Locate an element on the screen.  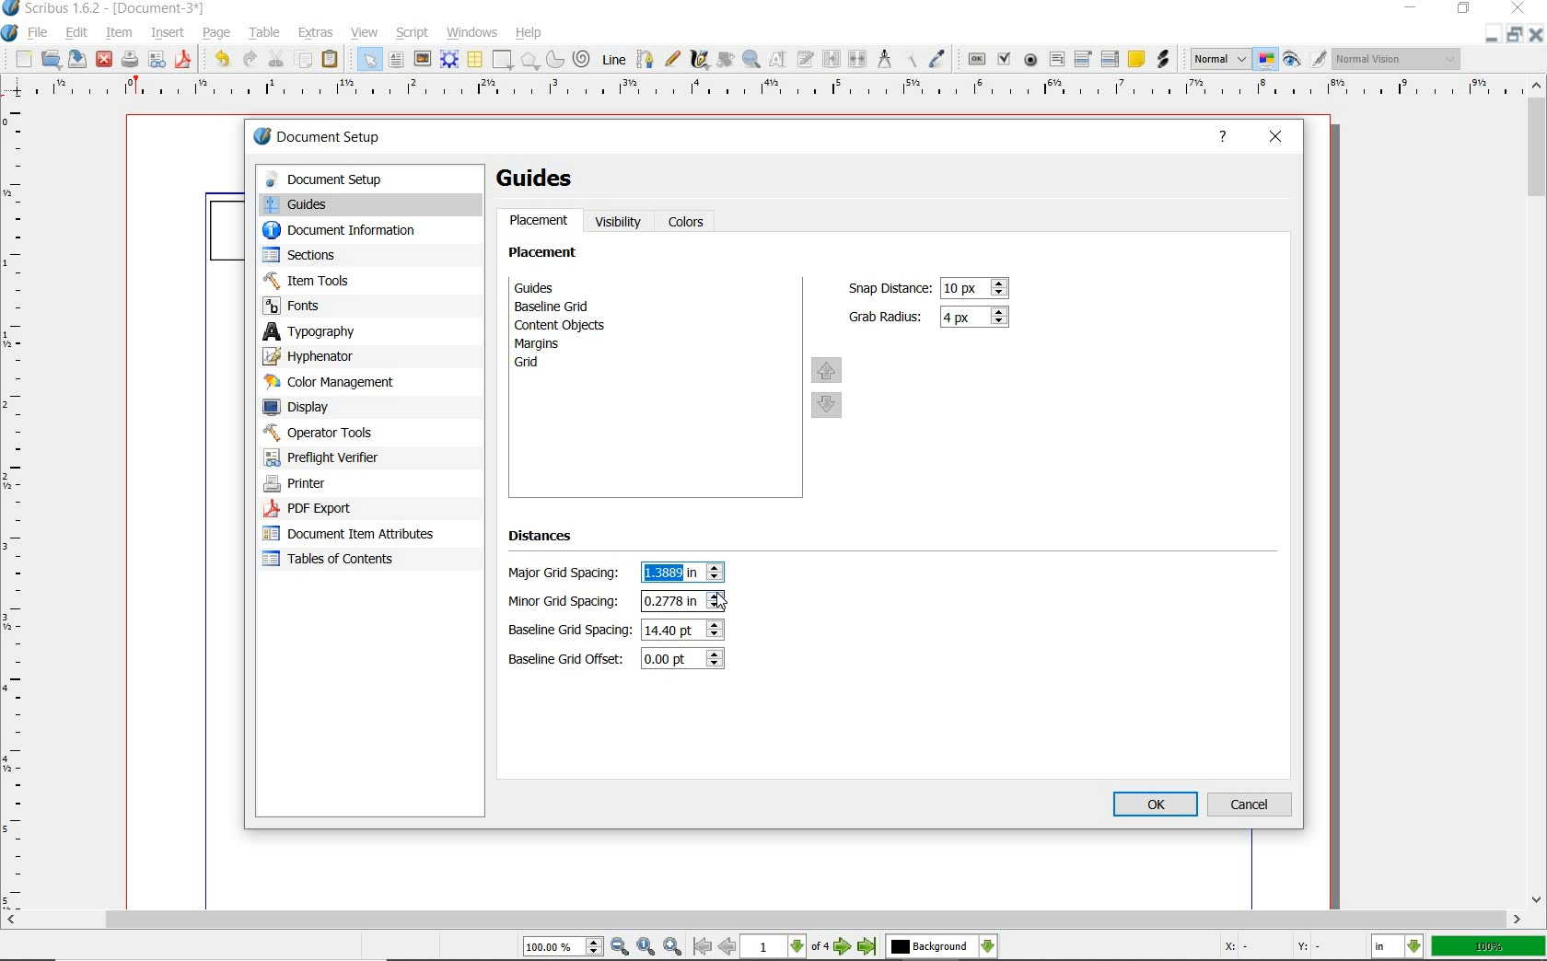
Scribus 1.6.2 - [Document-3*] is located at coordinates (104, 9).